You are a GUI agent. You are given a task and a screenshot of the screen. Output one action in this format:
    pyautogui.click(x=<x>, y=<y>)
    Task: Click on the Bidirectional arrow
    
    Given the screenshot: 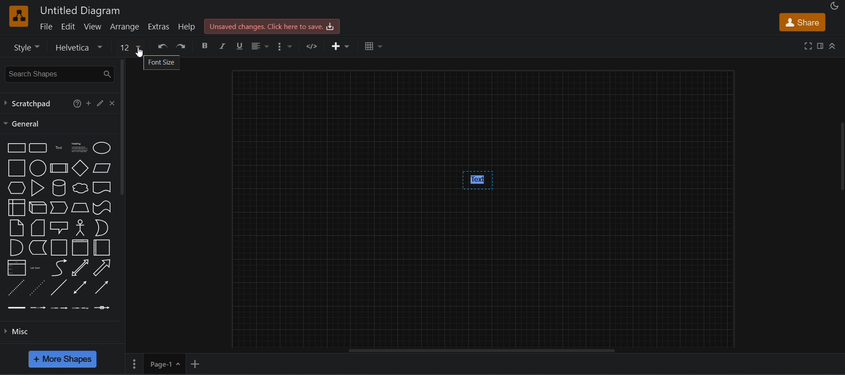 What is the action you would take?
    pyautogui.click(x=80, y=267)
    